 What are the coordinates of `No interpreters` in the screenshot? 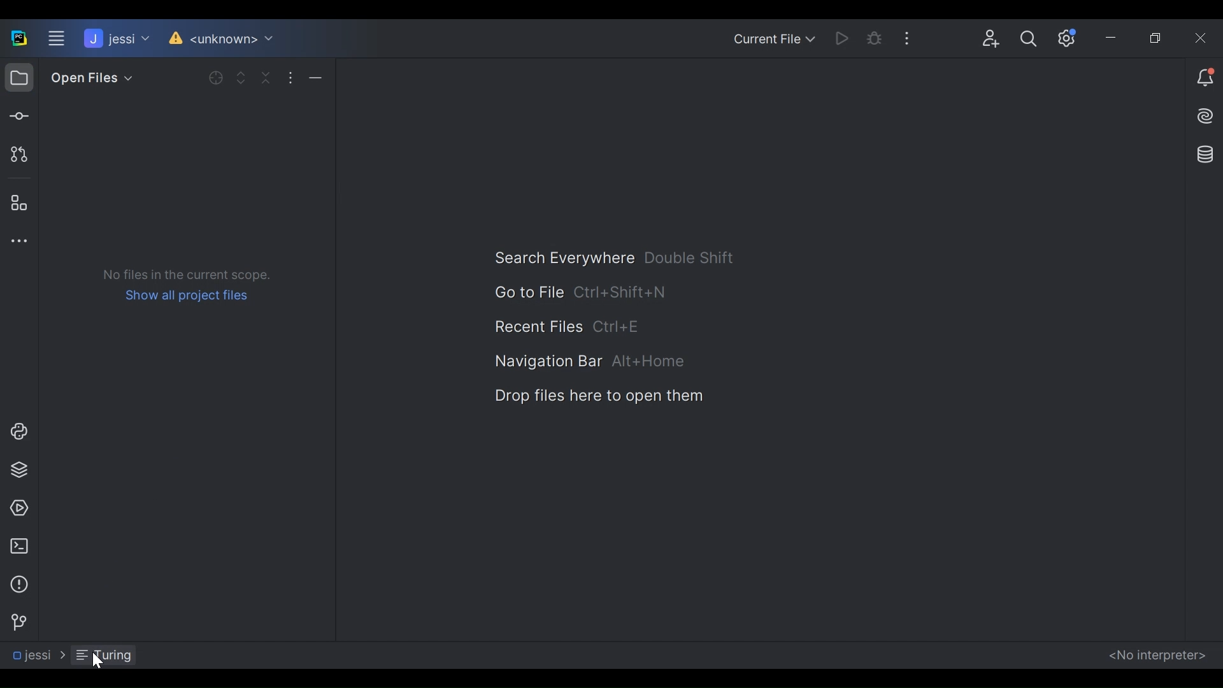 It's located at (1157, 657).